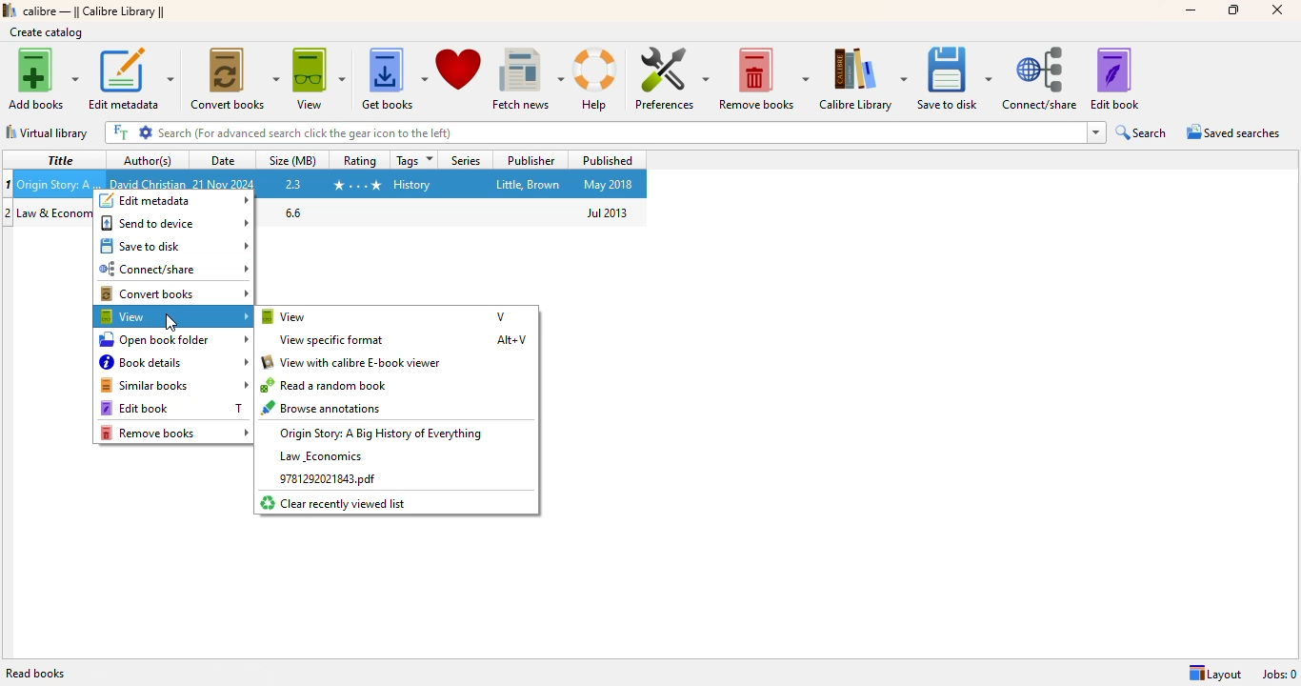  I want to click on calibre library, so click(95, 11).